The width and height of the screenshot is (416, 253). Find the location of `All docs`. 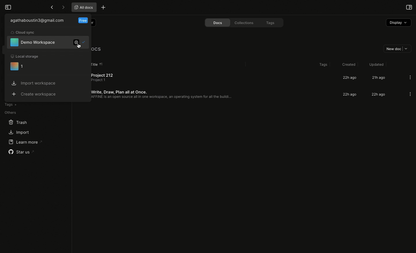

All docs is located at coordinates (99, 49).